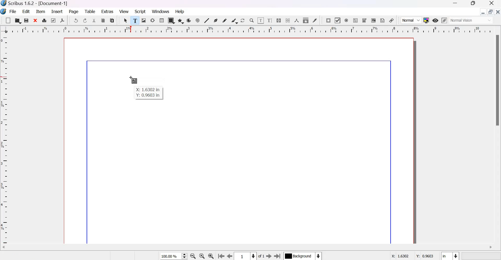 The height and width of the screenshot is (260, 501). What do you see at coordinates (108, 11) in the screenshot?
I see `Extras` at bounding box center [108, 11].